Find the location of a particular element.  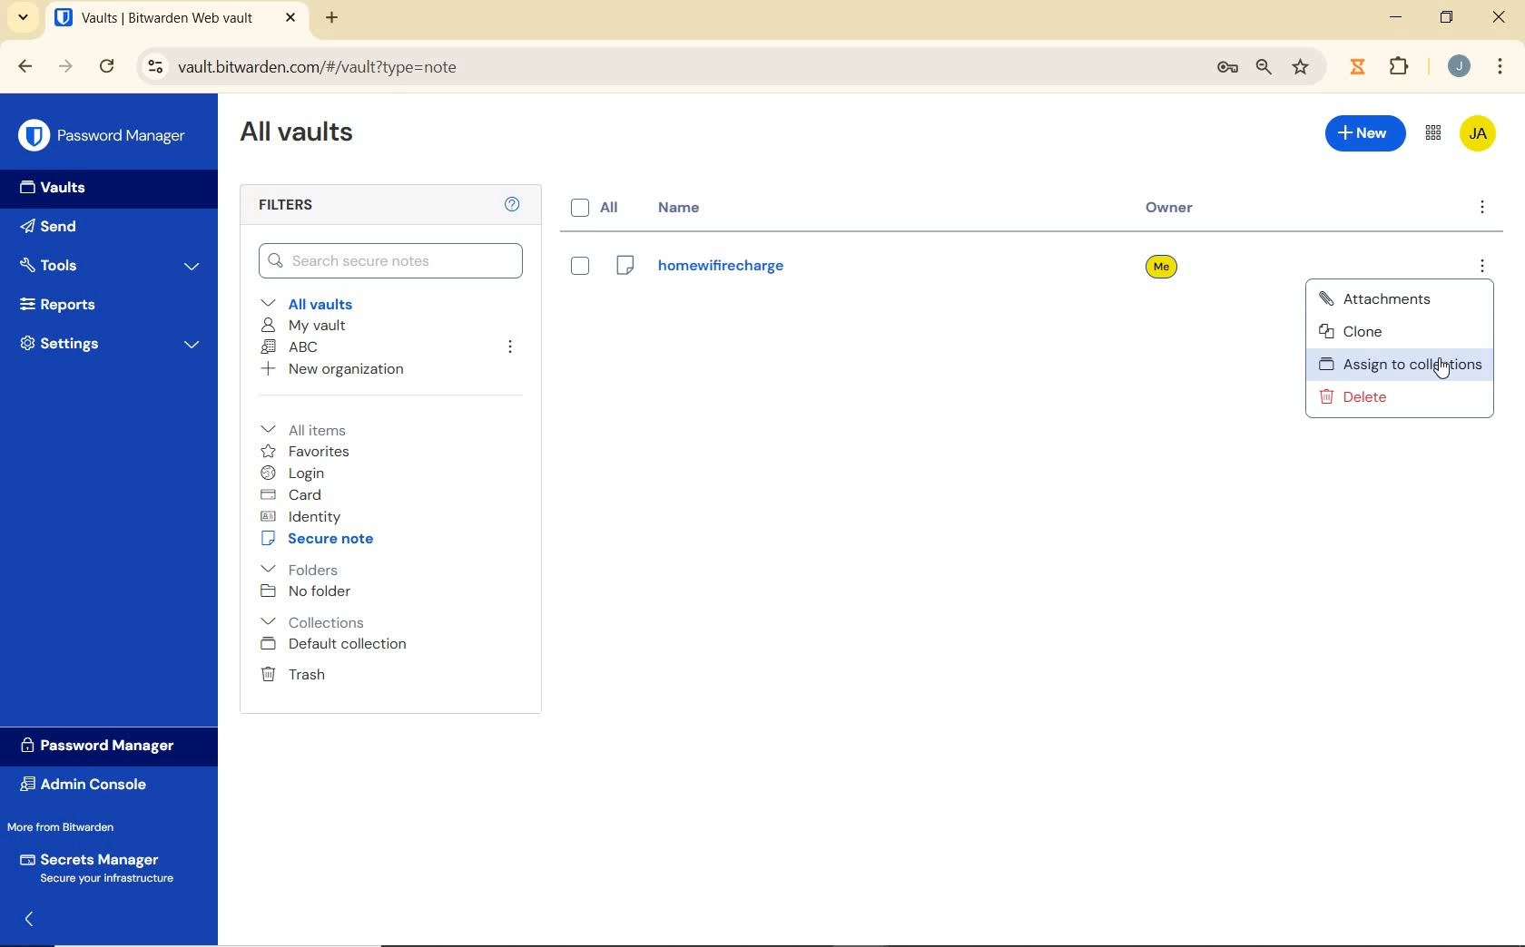

My Vault is located at coordinates (303, 327).